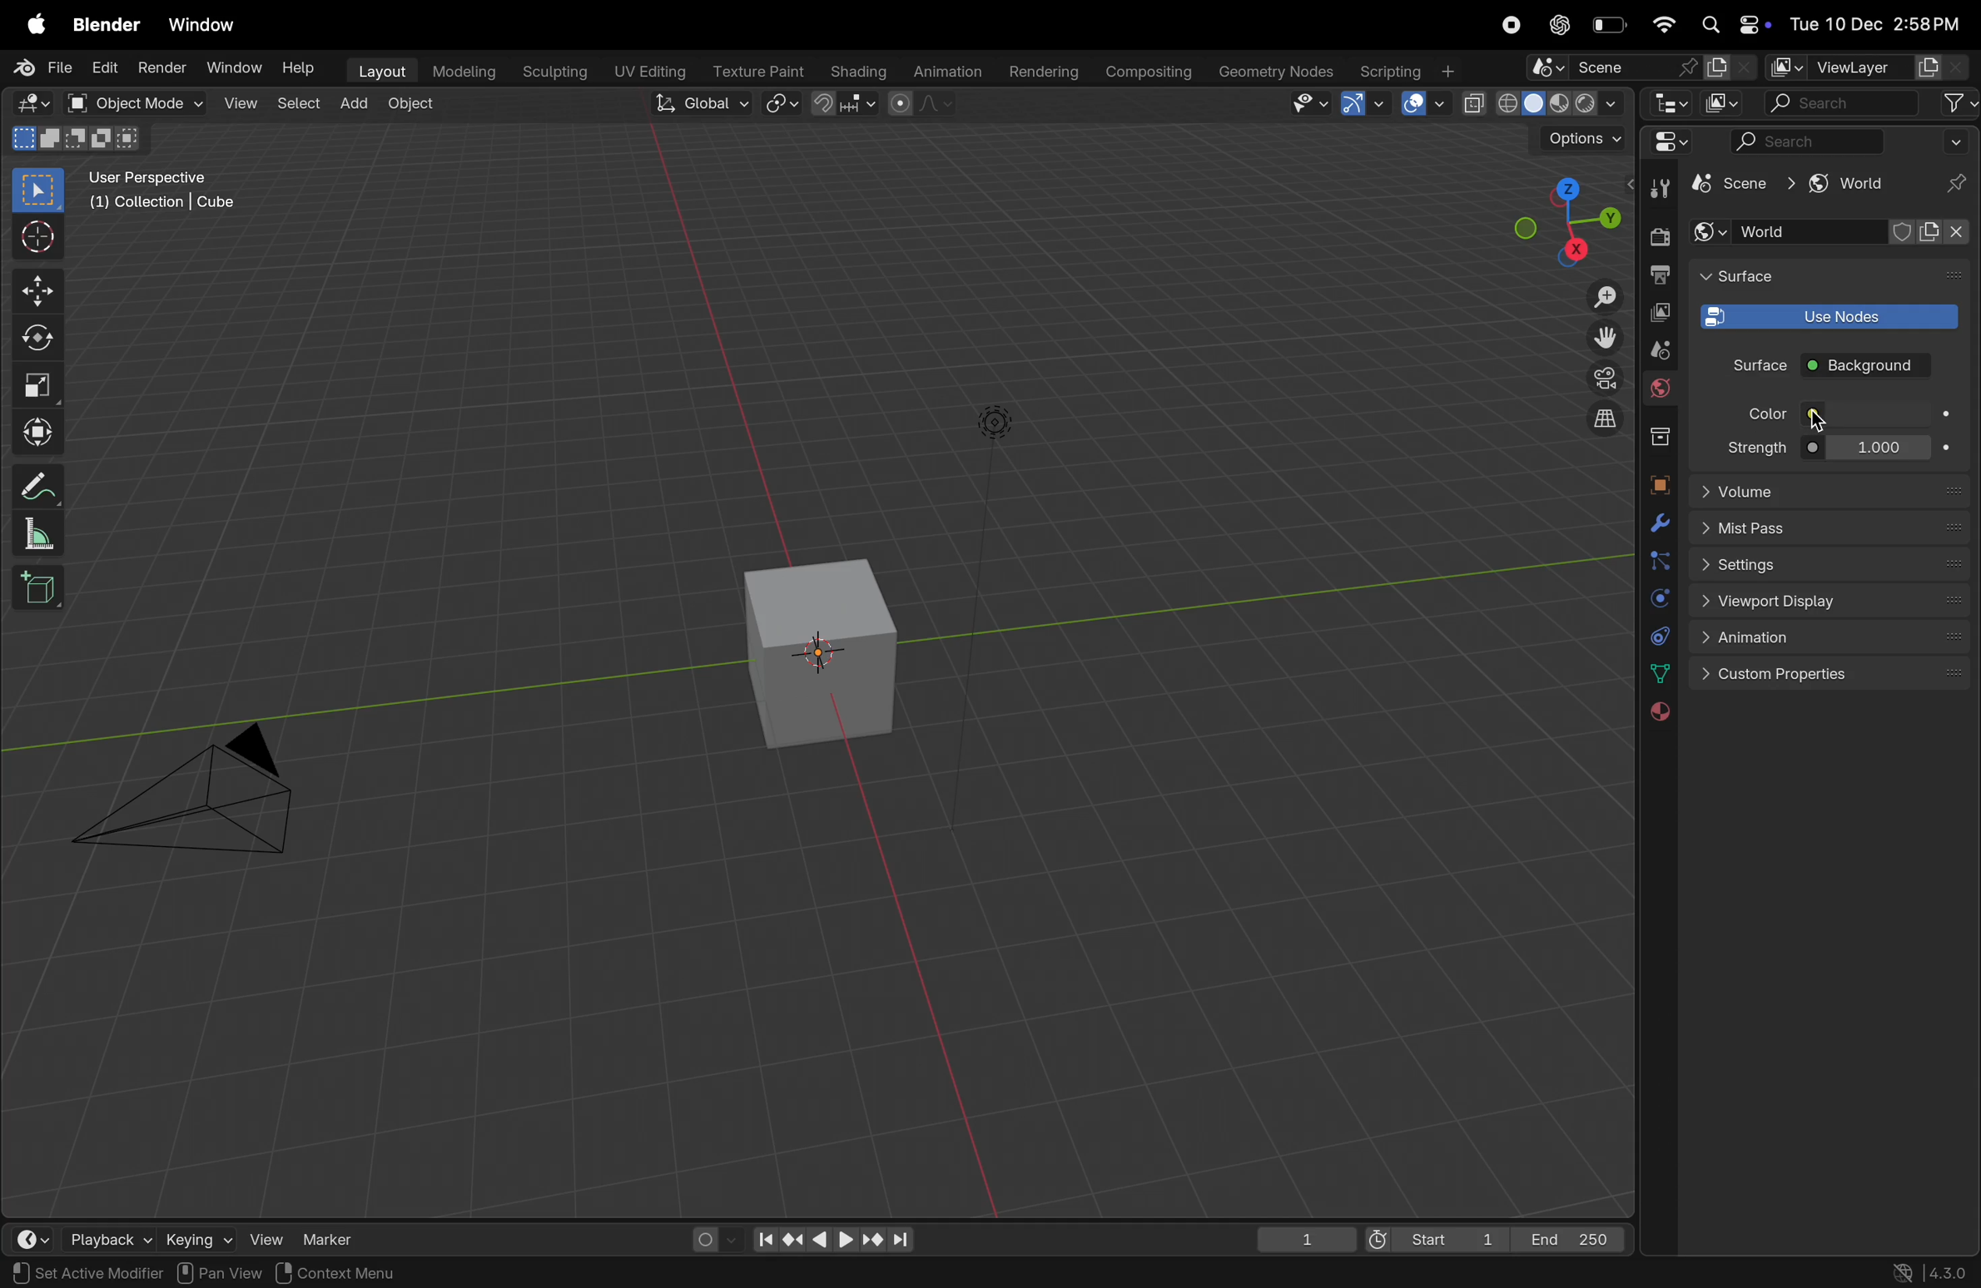  I want to click on Apple widgets, so click(1735, 22).